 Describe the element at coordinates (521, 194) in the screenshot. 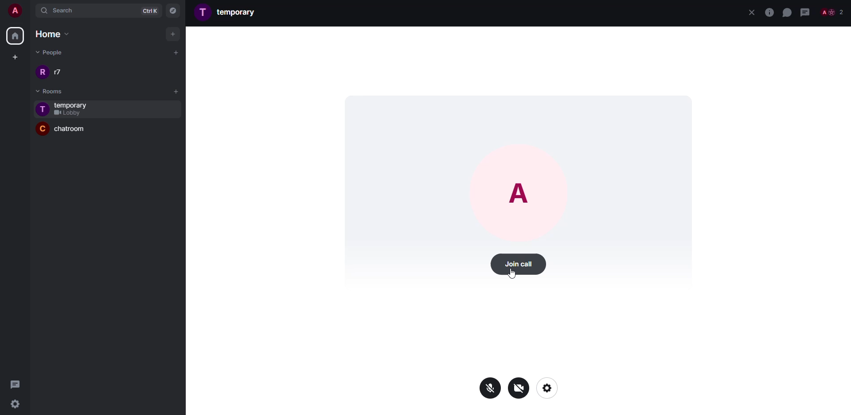

I see `profile` at that location.